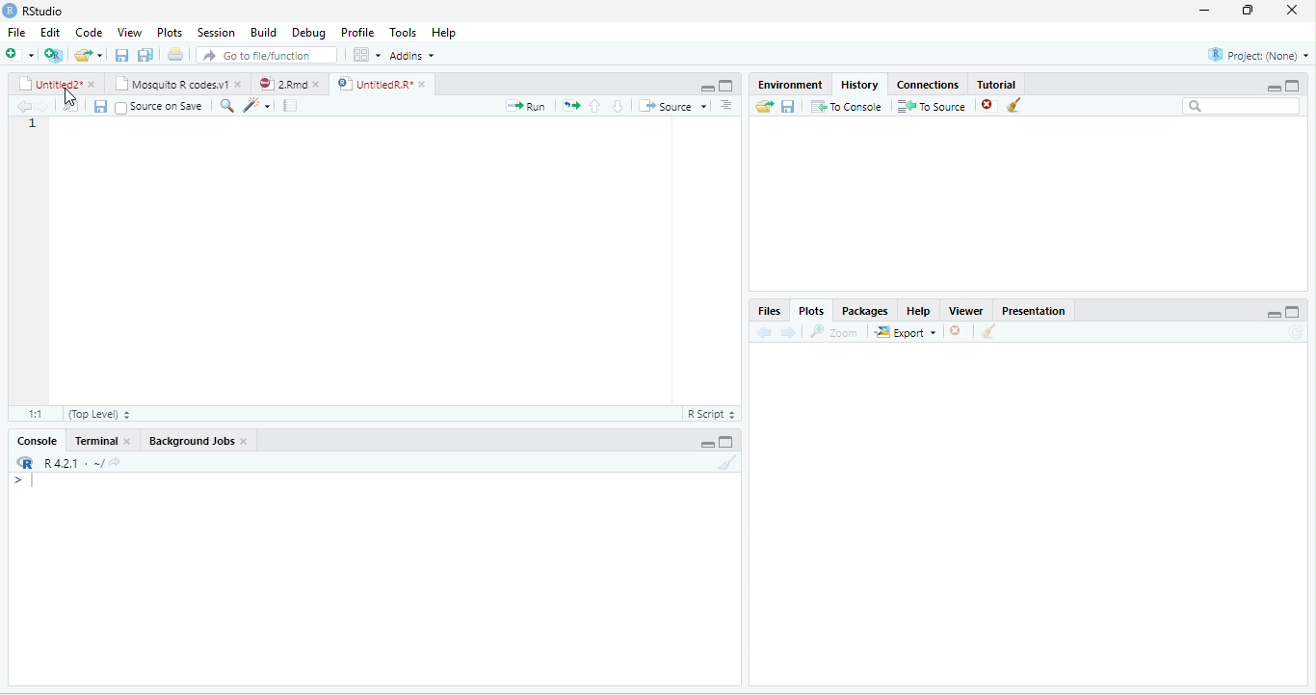  What do you see at coordinates (571, 105) in the screenshot?
I see `arrows` at bounding box center [571, 105].